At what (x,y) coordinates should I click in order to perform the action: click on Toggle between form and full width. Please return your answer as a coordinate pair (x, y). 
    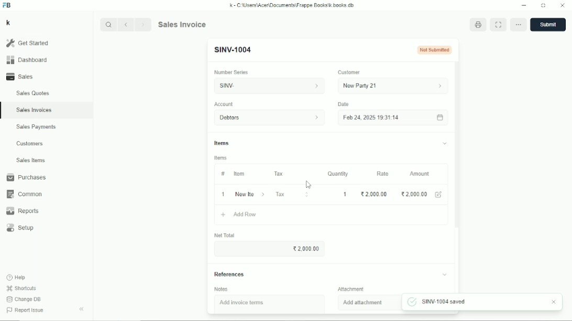
    Looking at the image, I should click on (544, 6).